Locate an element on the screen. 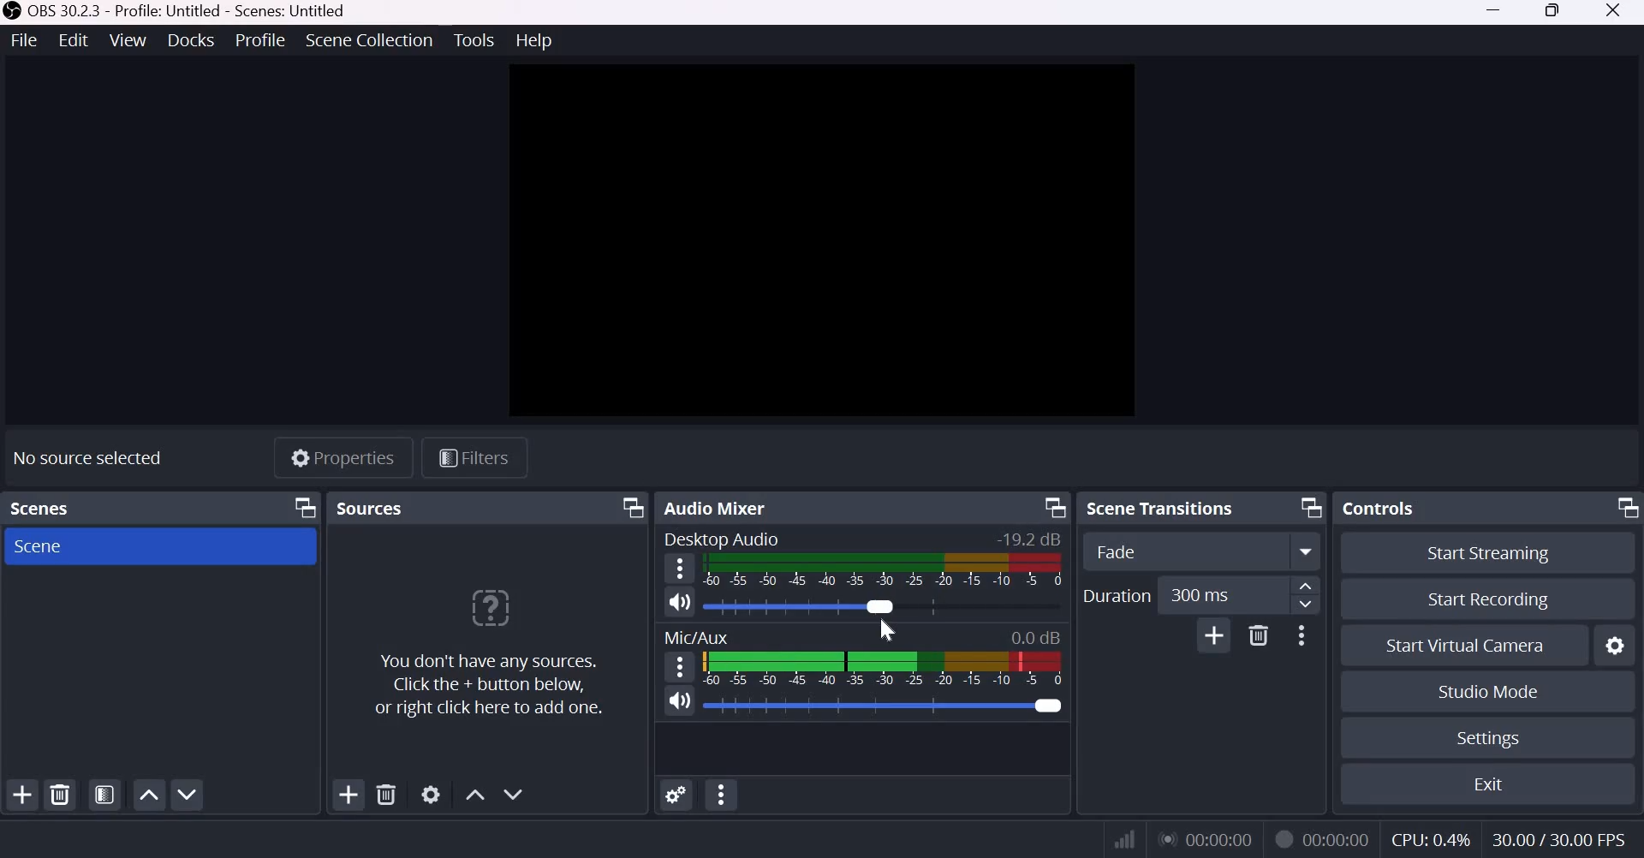 This screenshot has width=1644, height=858. Scene collection is located at coordinates (372, 40).